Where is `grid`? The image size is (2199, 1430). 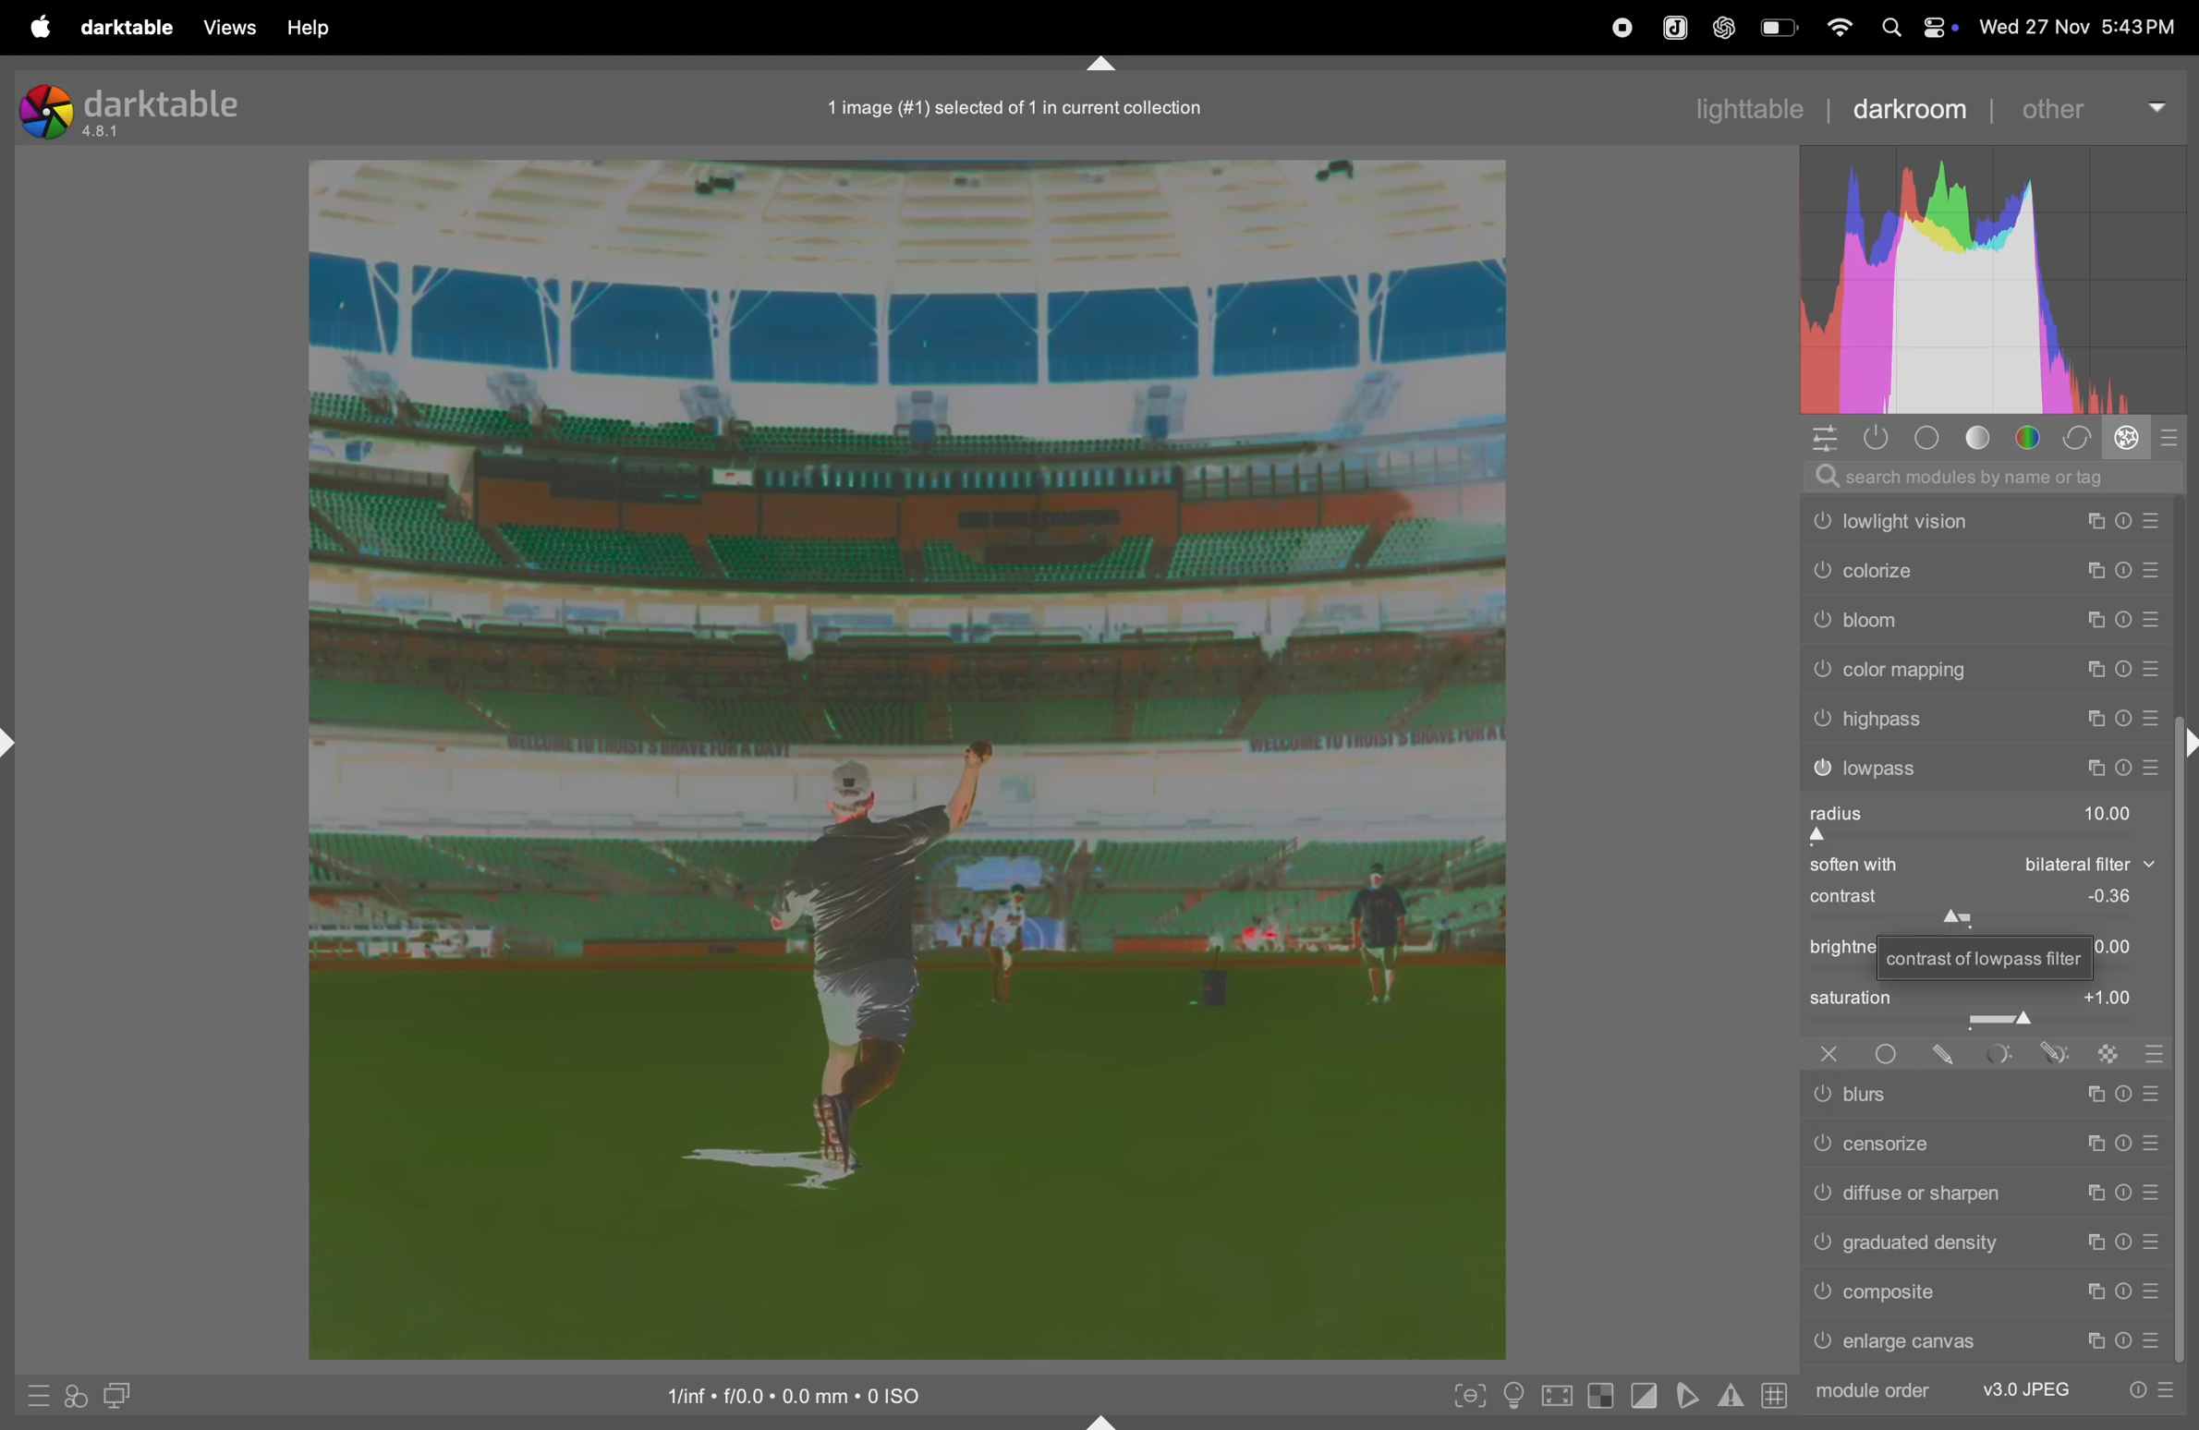
grid is located at coordinates (1773, 1397).